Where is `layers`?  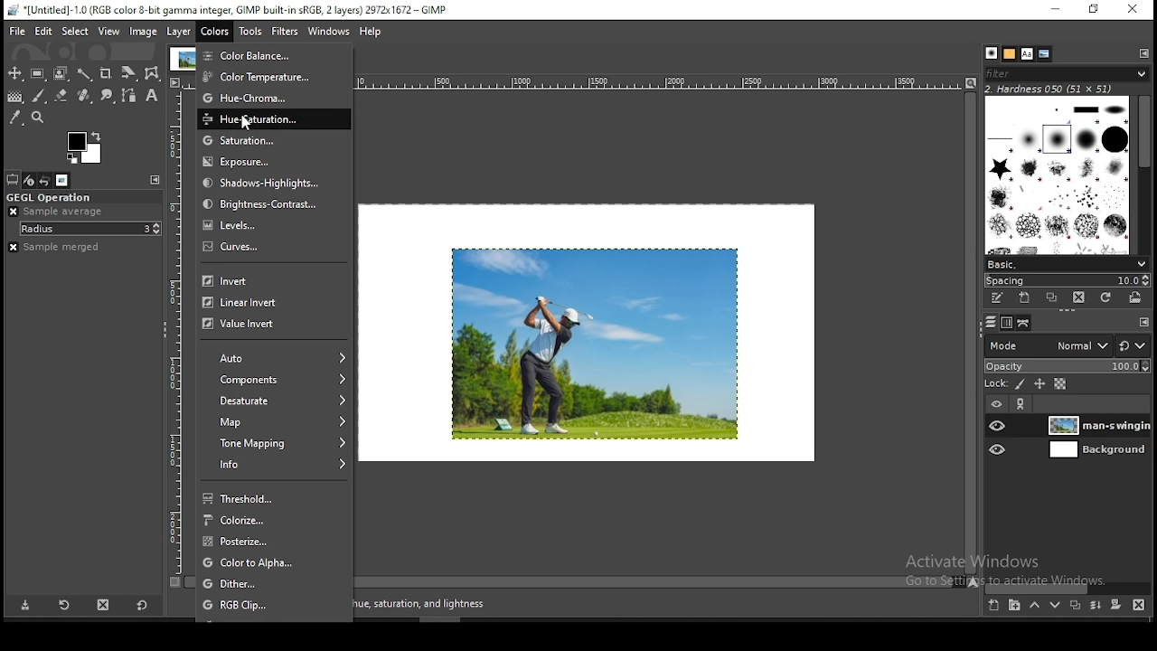 layers is located at coordinates (988, 323).